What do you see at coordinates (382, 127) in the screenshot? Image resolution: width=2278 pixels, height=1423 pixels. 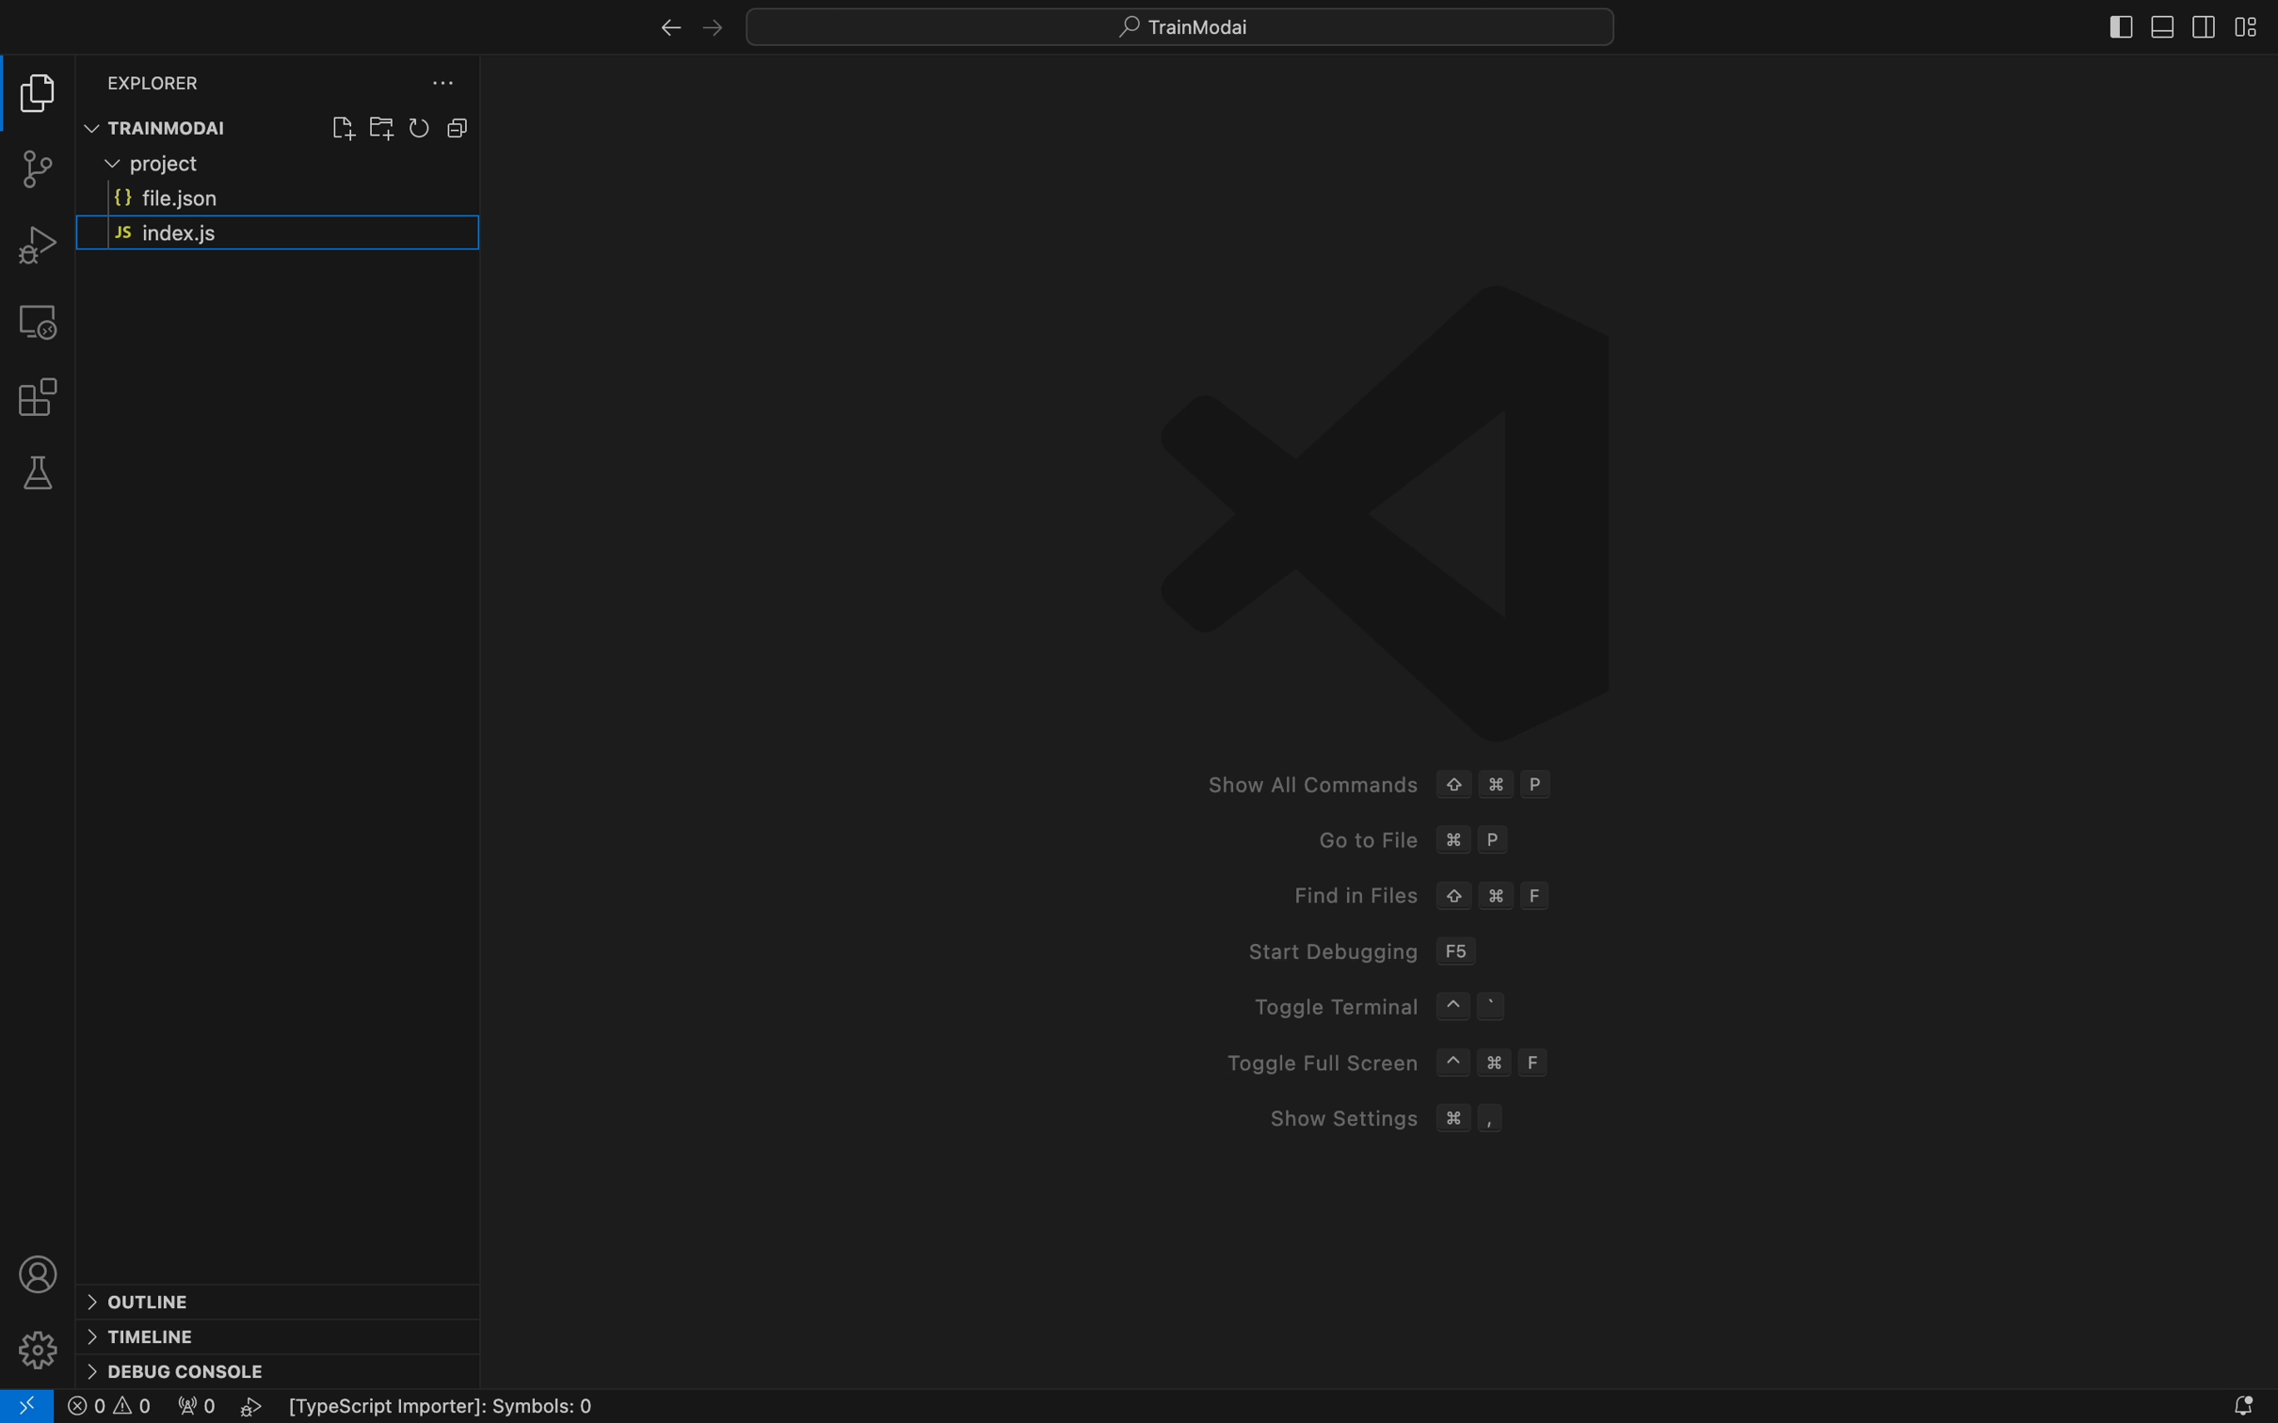 I see `create folder` at bounding box center [382, 127].